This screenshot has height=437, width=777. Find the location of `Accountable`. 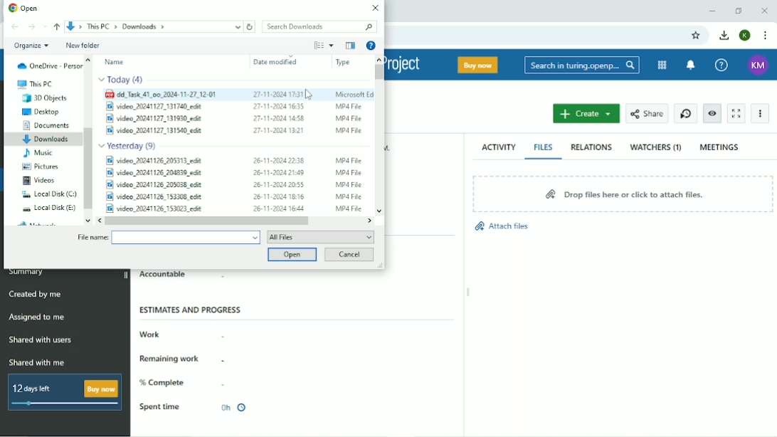

Accountable is located at coordinates (163, 275).